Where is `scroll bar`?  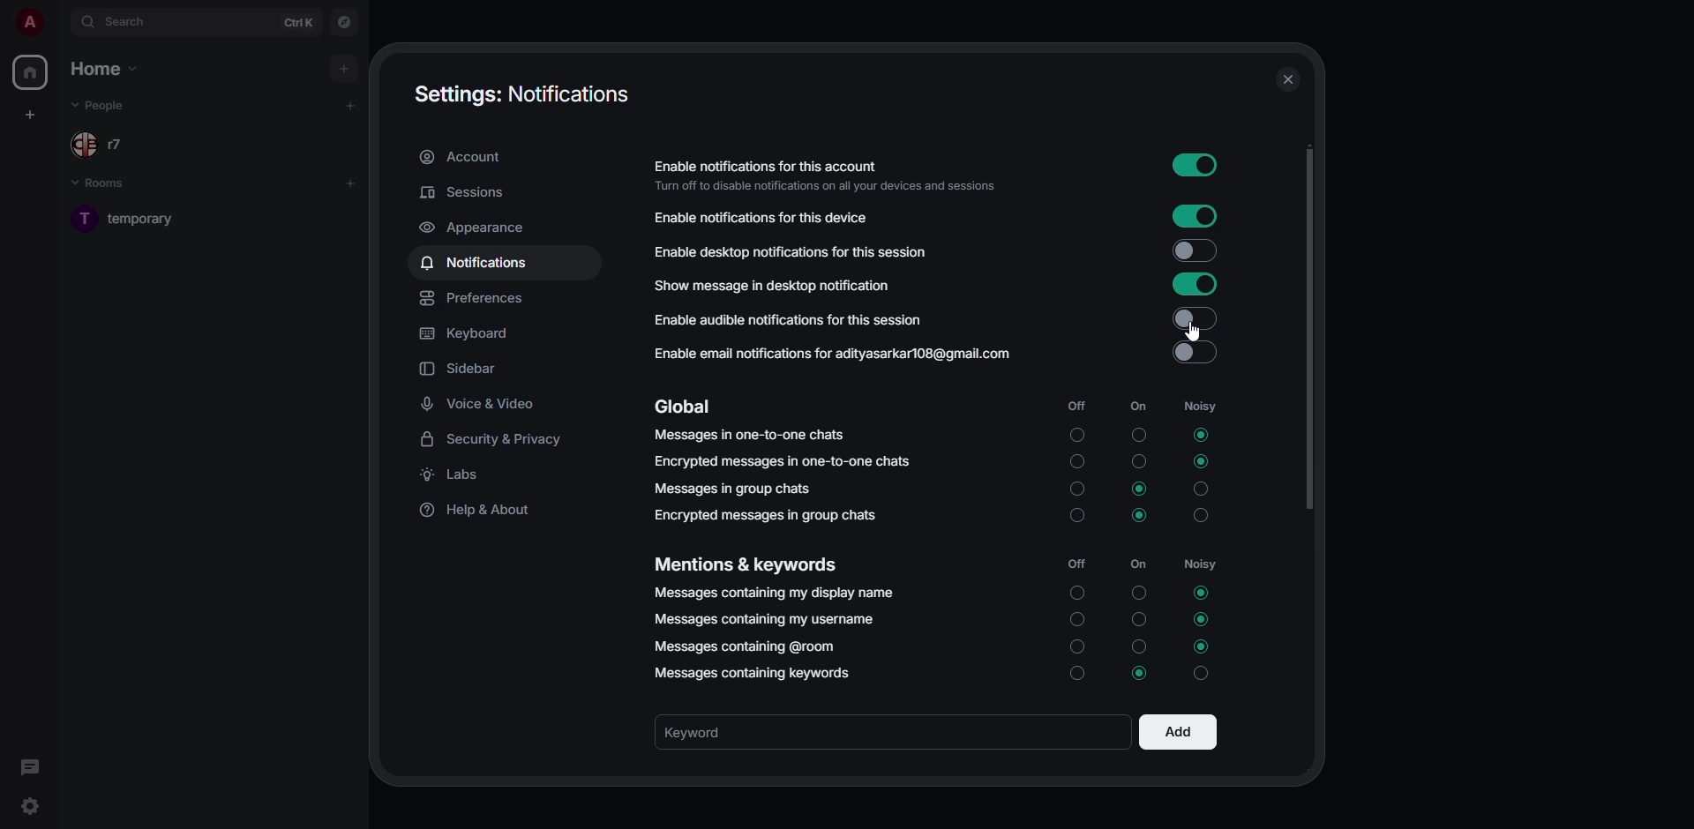
scroll bar is located at coordinates (1308, 331).